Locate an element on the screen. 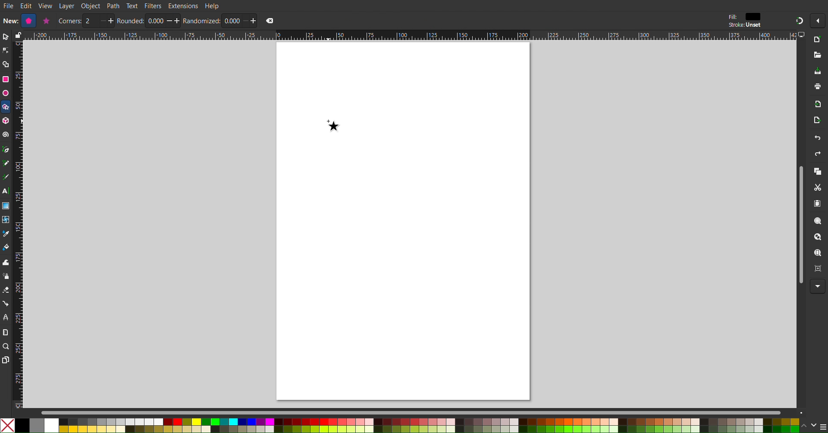  rounded is located at coordinates (131, 21).